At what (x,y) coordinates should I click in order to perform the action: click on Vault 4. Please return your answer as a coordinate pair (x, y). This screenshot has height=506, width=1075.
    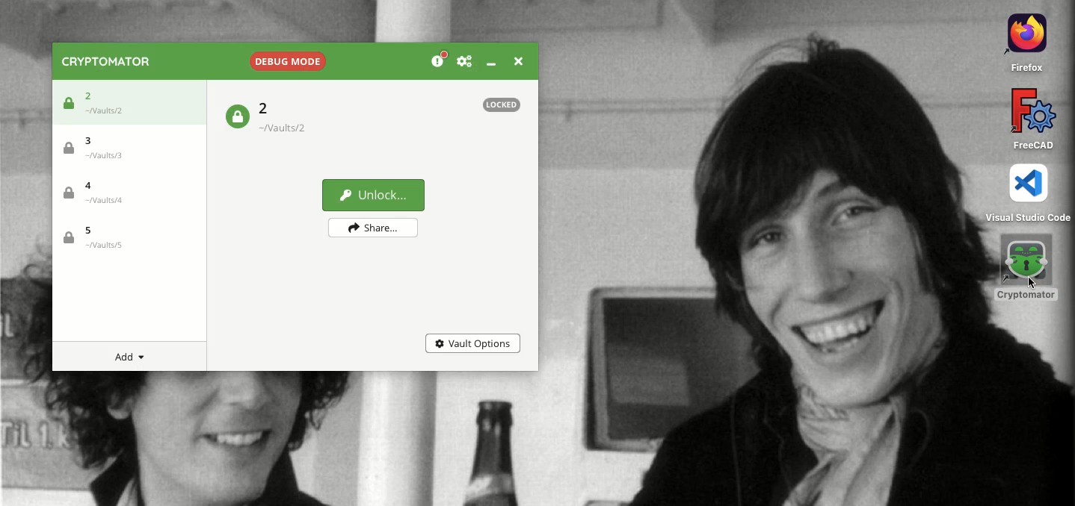
    Looking at the image, I should click on (124, 194).